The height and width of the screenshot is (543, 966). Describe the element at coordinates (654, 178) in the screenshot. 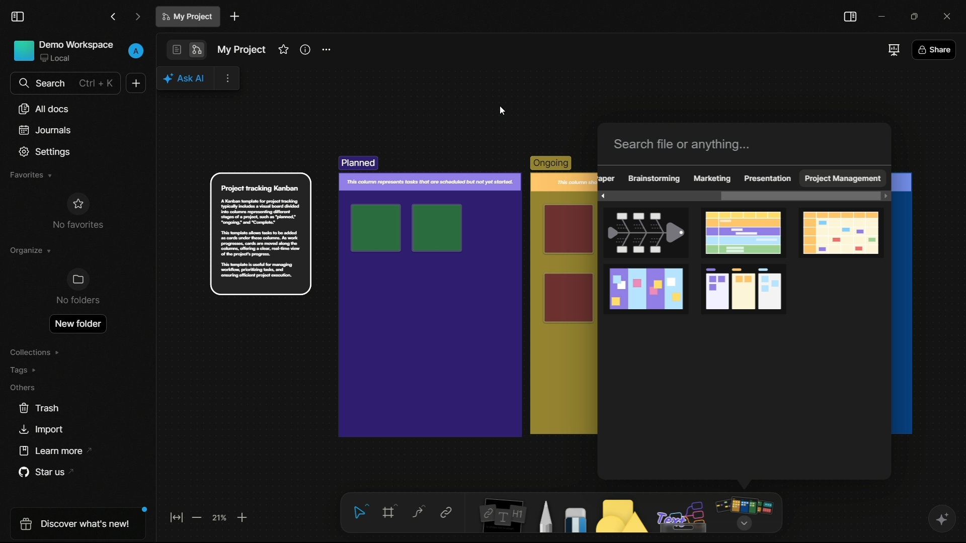

I see `brainstorming` at that location.